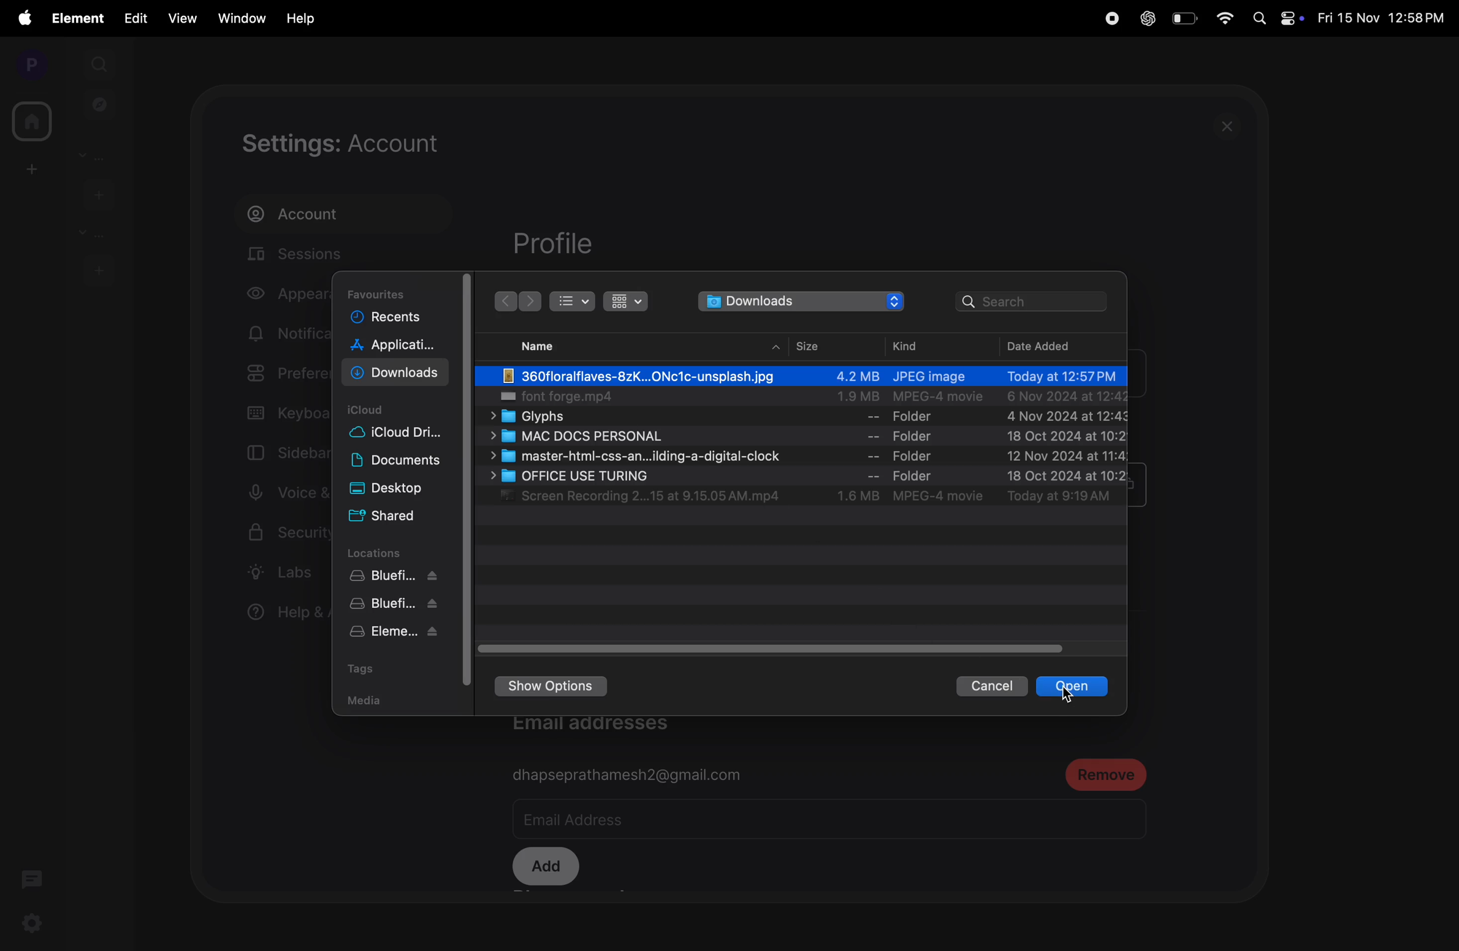 This screenshot has width=1459, height=951. I want to click on recents, so click(388, 316).